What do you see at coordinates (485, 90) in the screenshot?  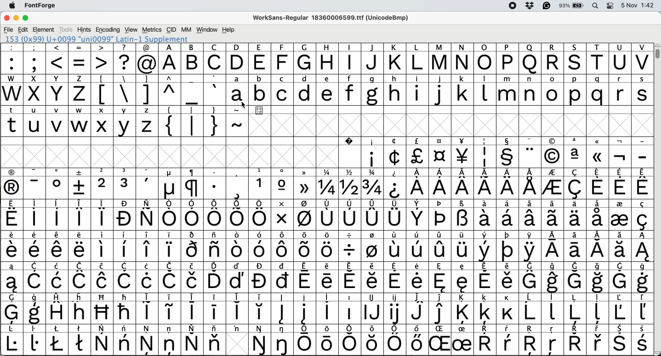 I see `l` at bounding box center [485, 90].